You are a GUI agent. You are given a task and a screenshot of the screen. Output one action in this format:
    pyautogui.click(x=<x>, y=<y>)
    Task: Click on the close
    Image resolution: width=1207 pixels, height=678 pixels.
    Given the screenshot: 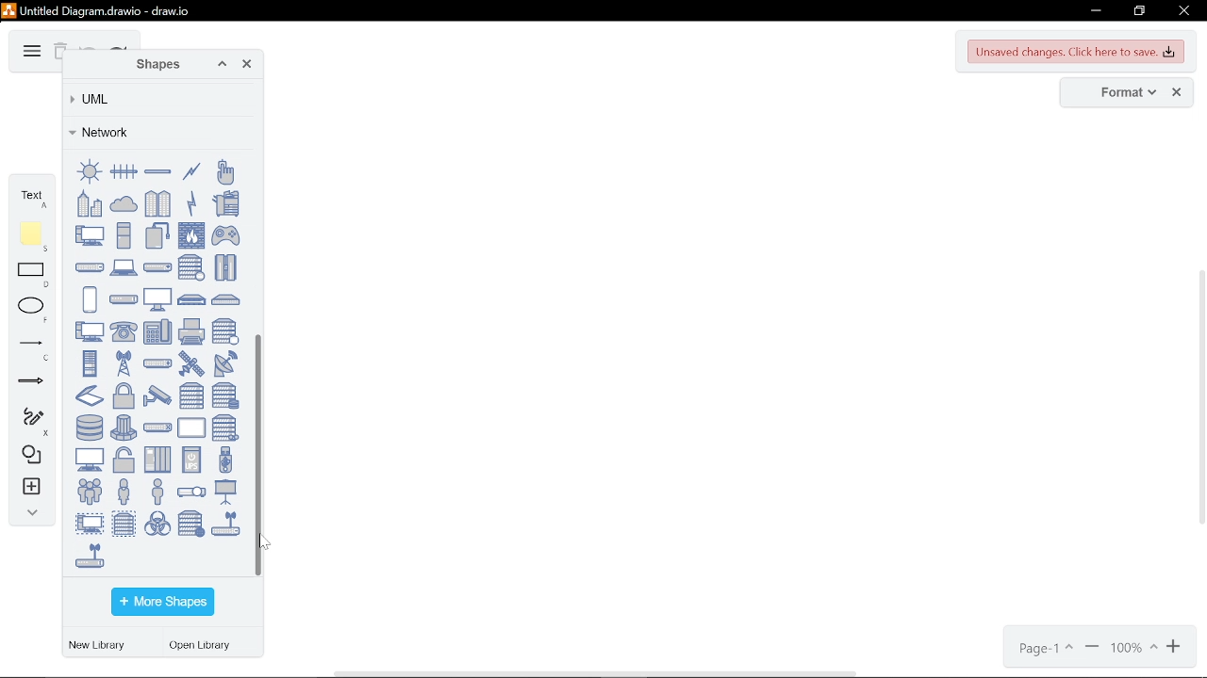 What is the action you would take?
    pyautogui.click(x=247, y=66)
    